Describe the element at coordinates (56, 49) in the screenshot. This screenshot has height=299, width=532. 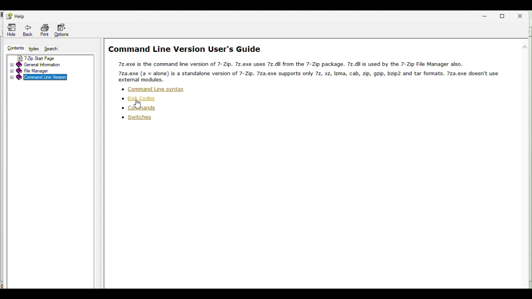
I see `Search` at that location.